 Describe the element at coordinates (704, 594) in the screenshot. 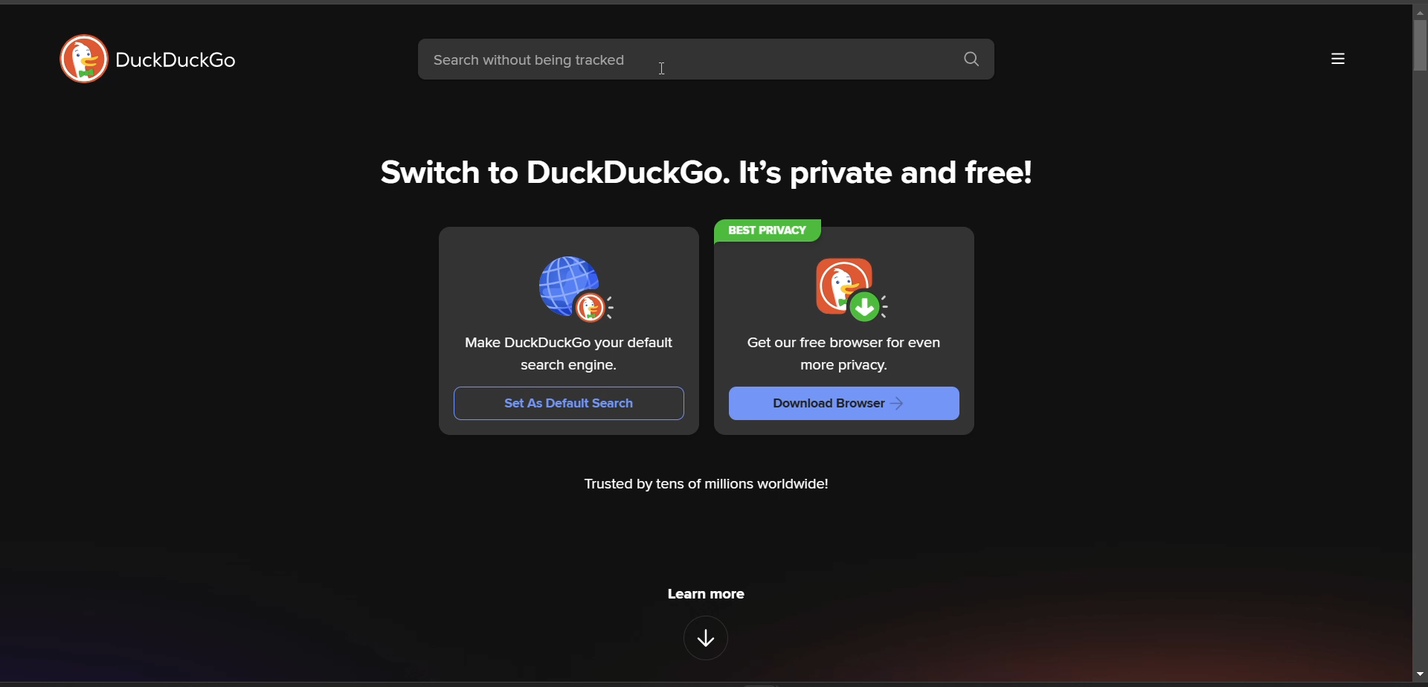

I see `Learn more` at that location.